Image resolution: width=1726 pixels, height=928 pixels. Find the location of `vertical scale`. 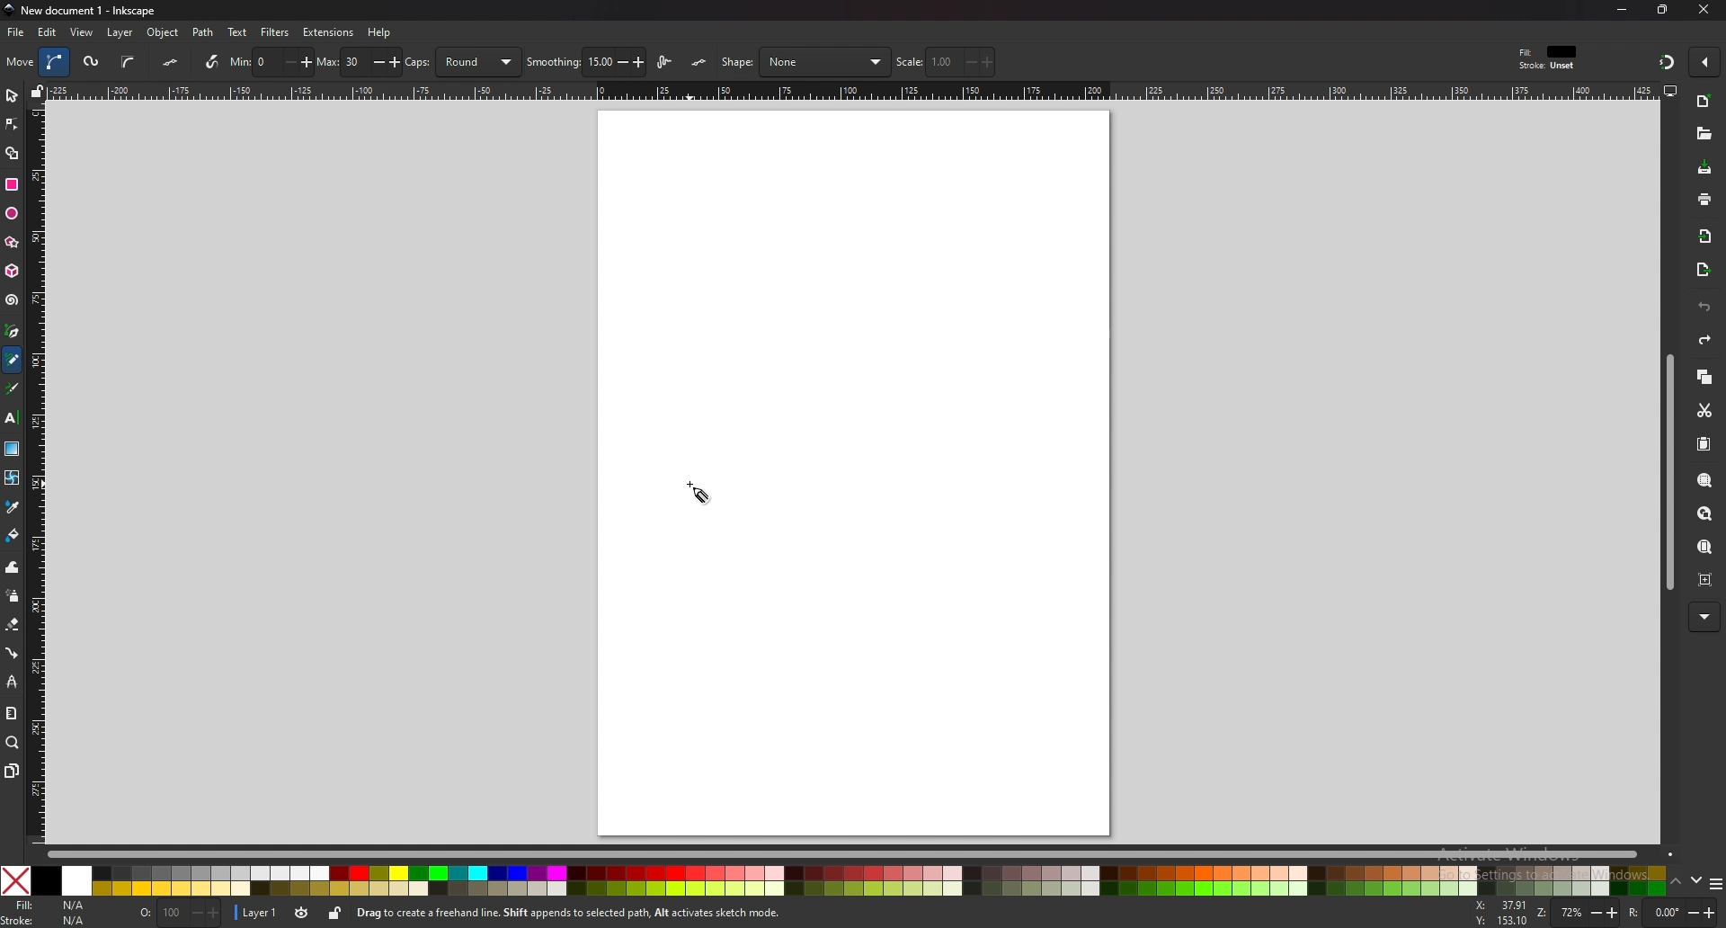

vertical scale is located at coordinates (36, 474).